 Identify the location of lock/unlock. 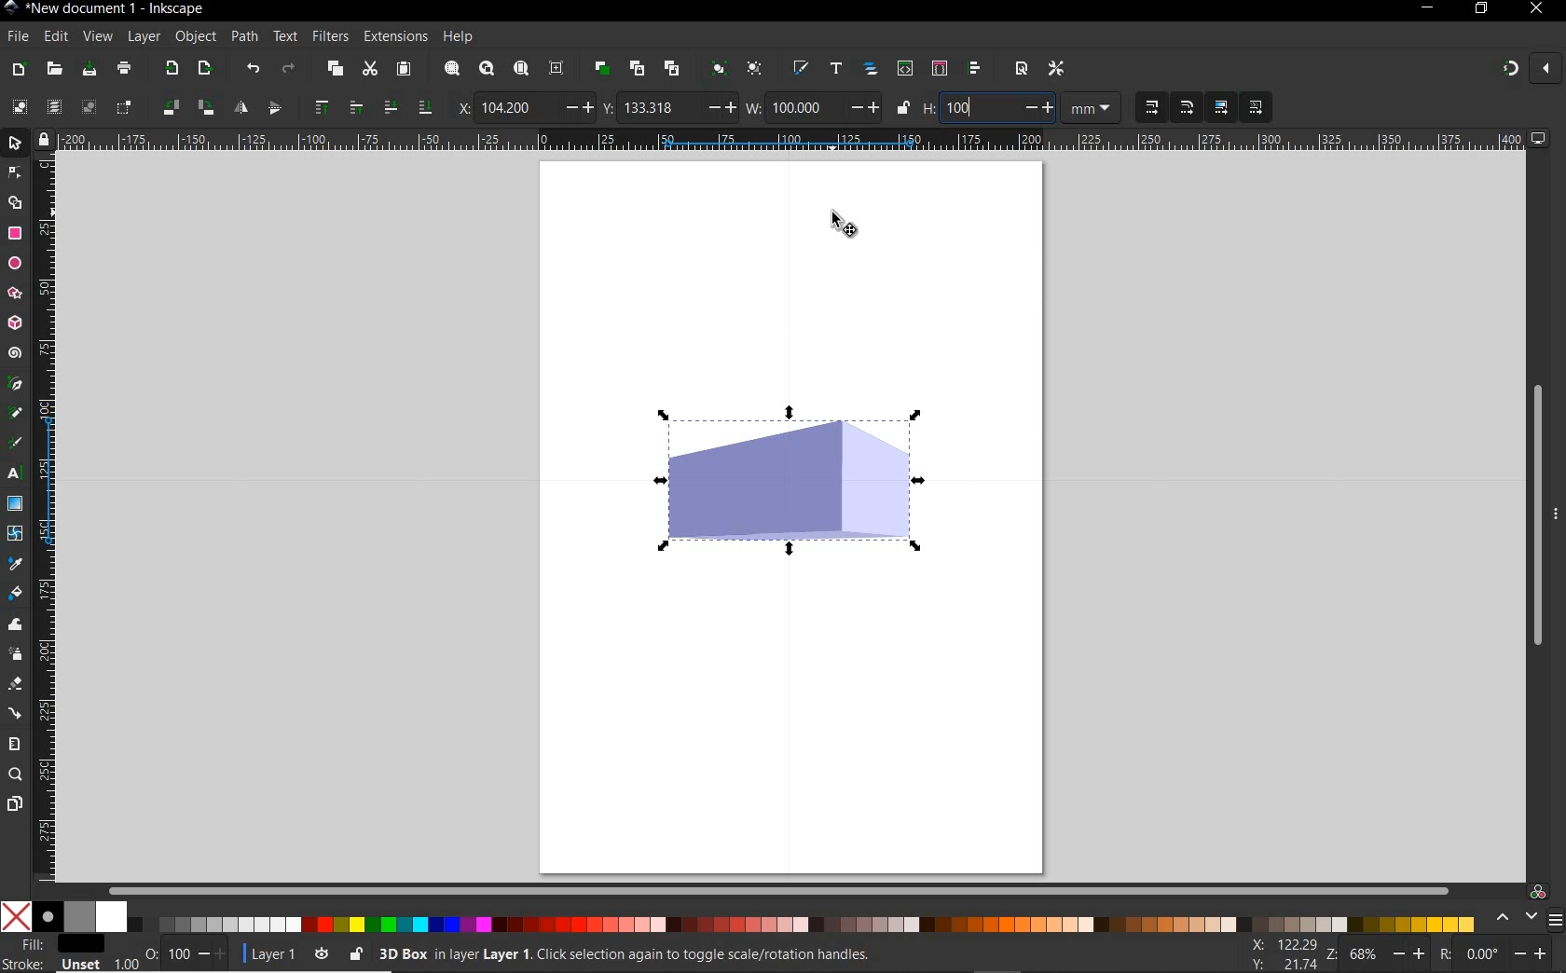
(354, 952).